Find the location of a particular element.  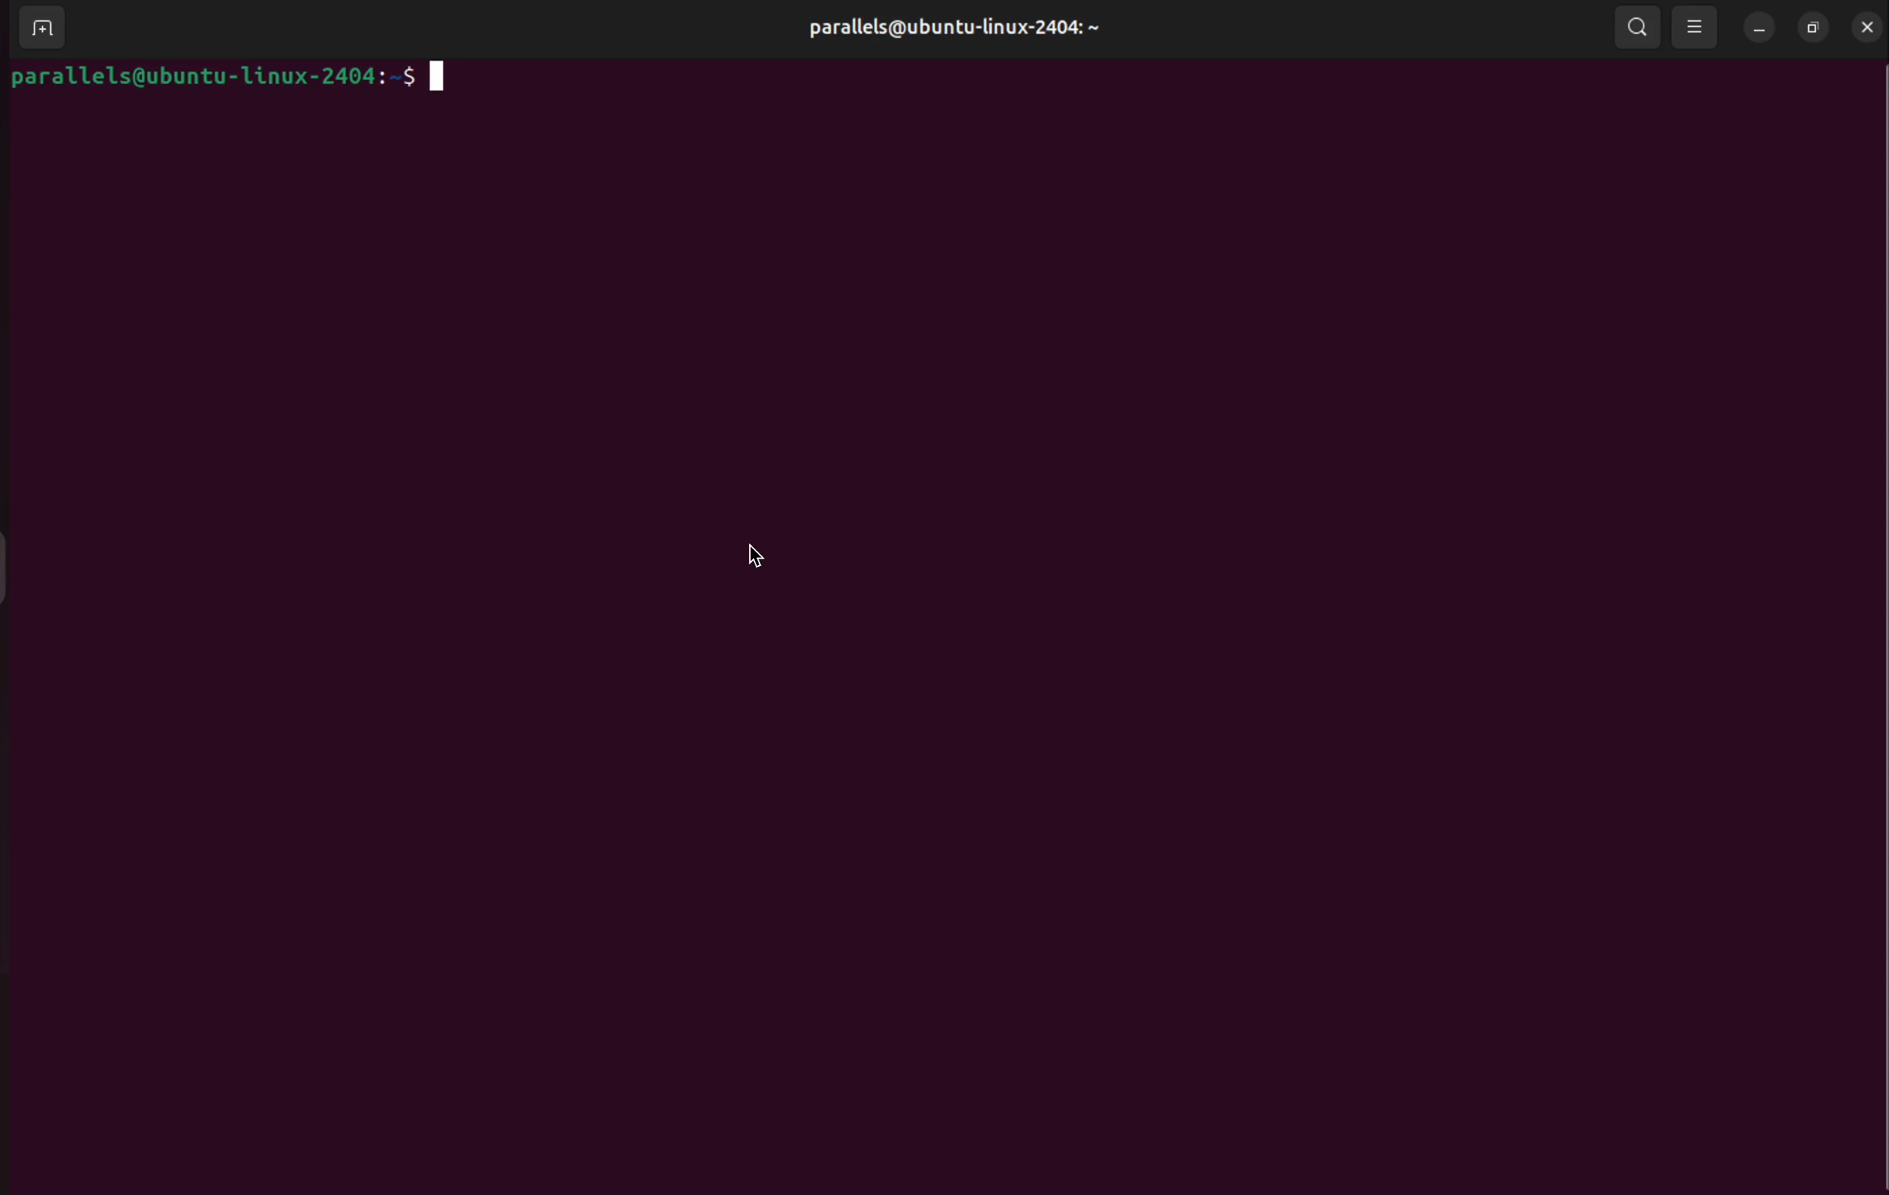

cursor is located at coordinates (754, 556).